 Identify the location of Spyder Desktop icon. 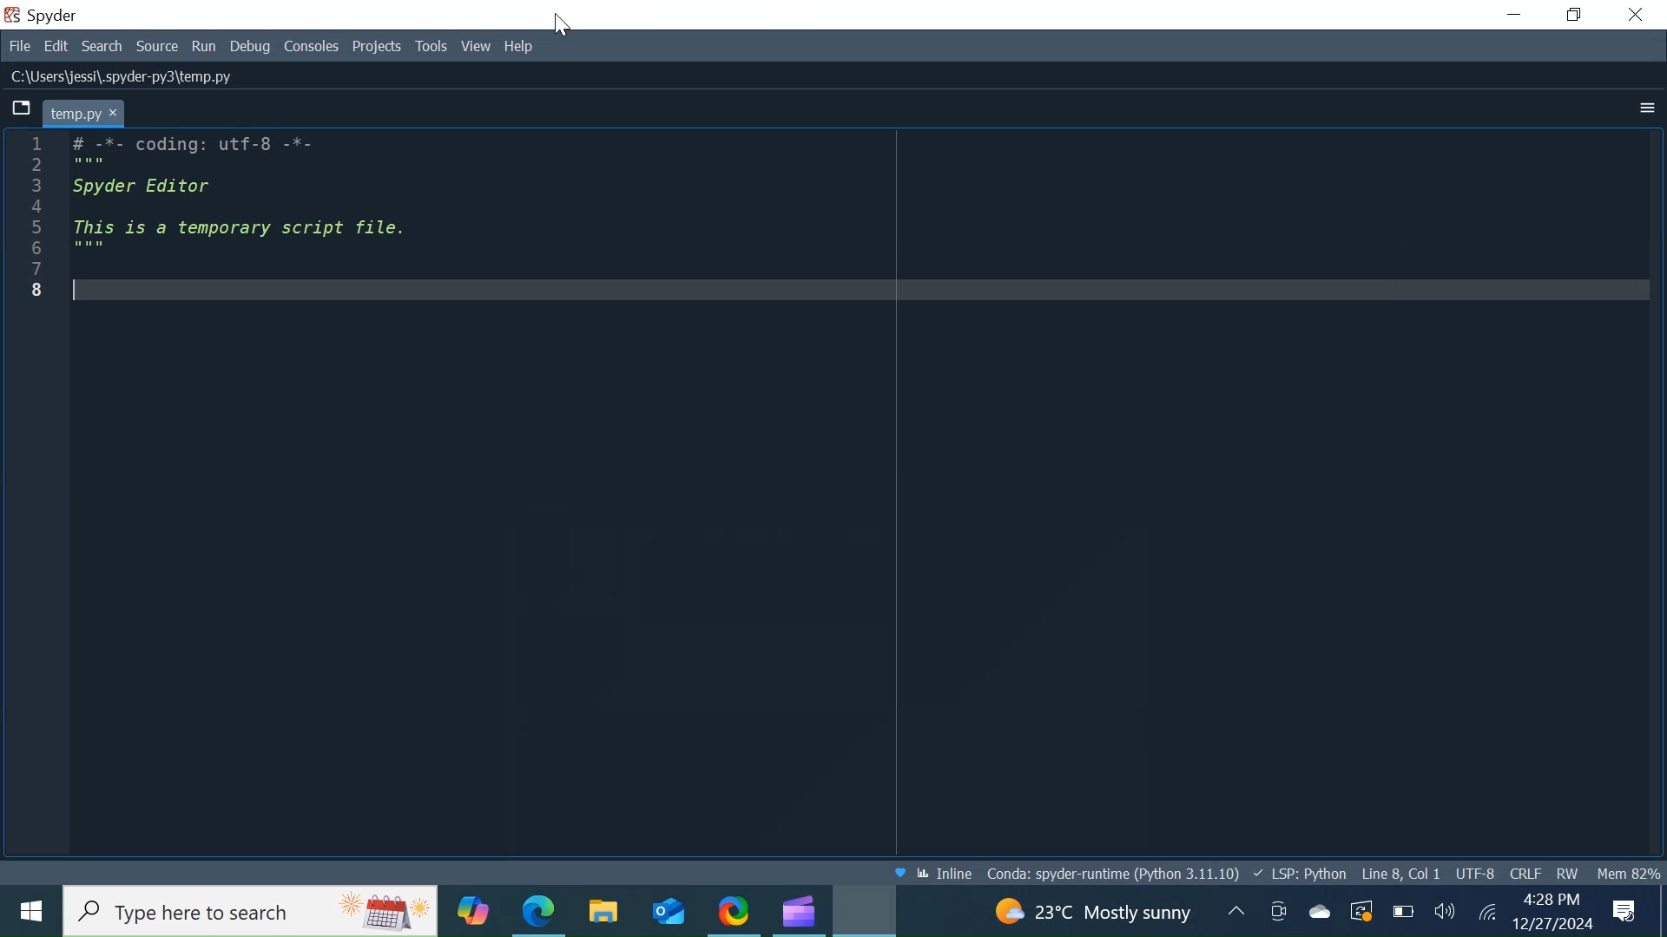
(864, 910).